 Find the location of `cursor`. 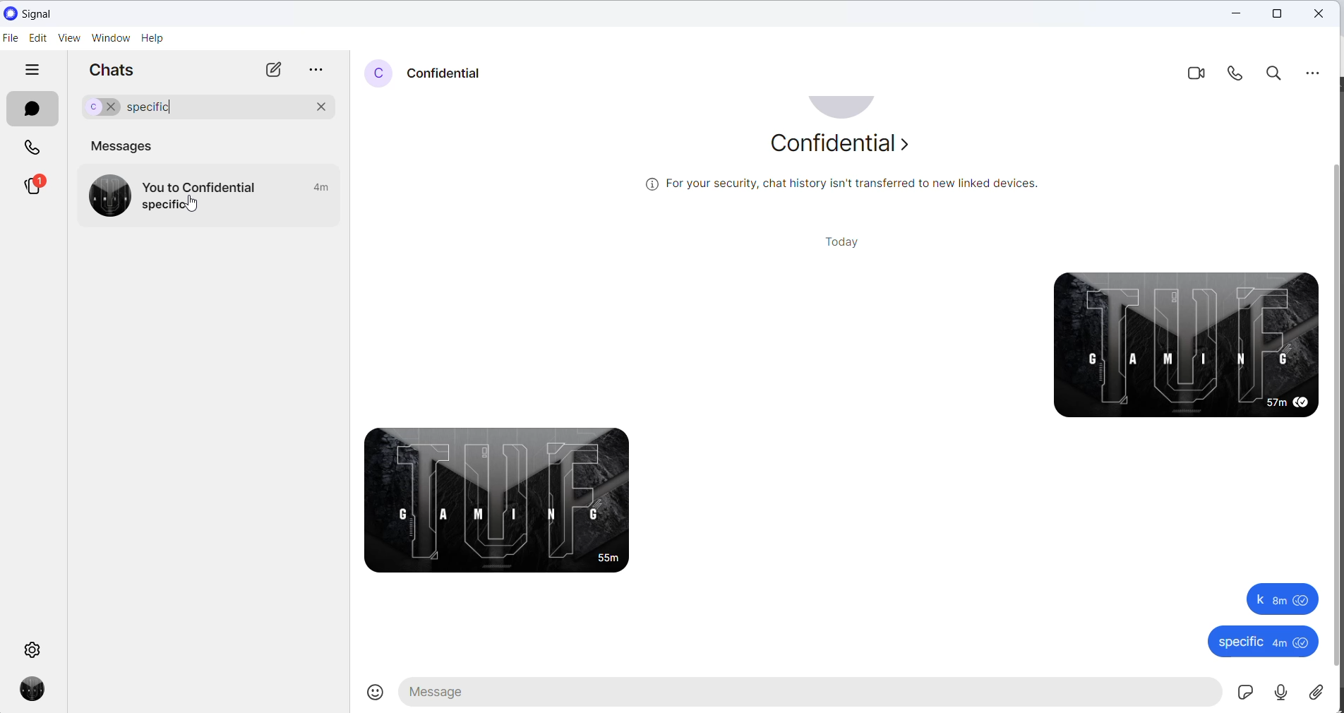

cursor is located at coordinates (196, 203).